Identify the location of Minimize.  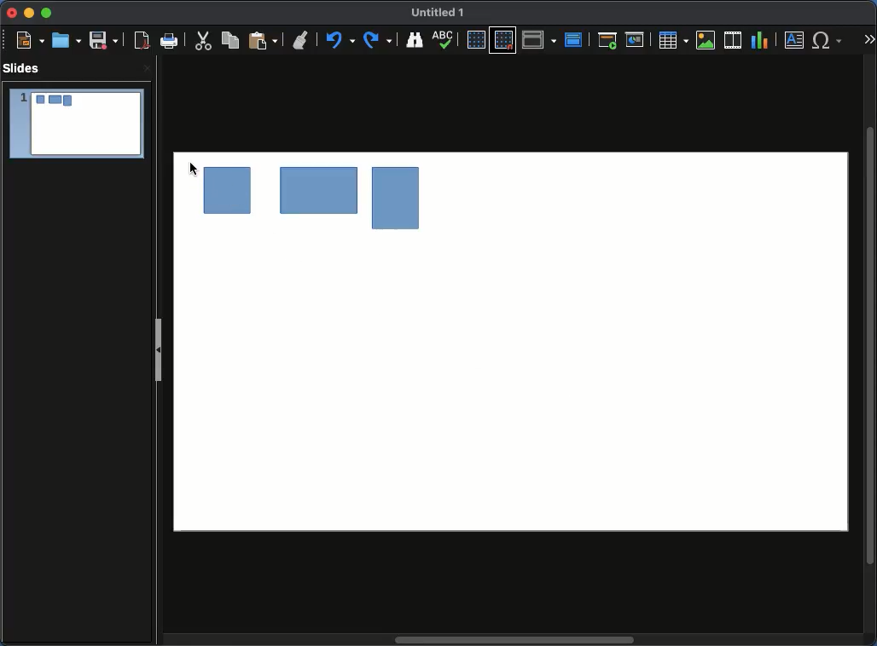
(28, 14).